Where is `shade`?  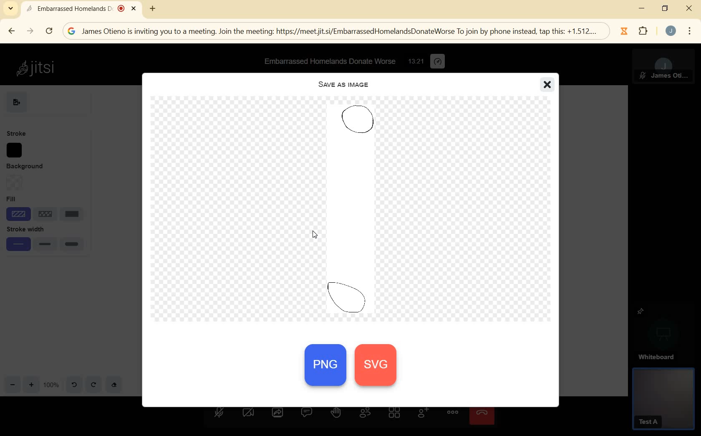 shade is located at coordinates (16, 214).